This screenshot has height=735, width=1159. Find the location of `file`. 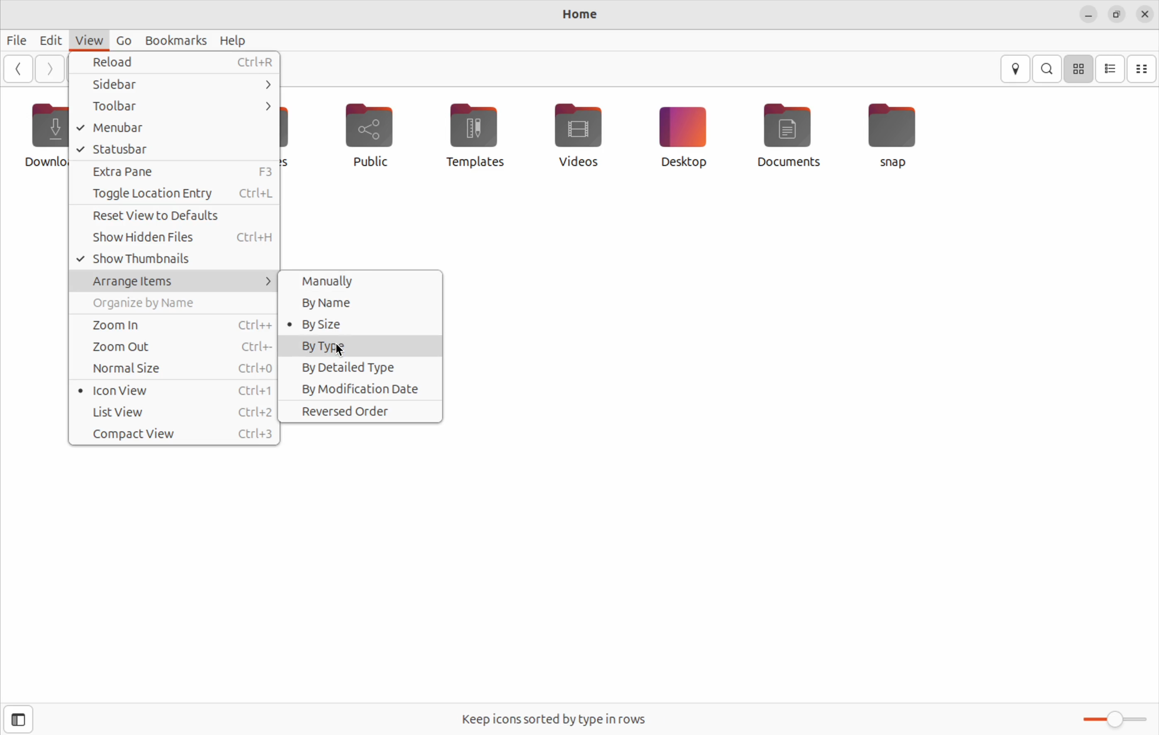

file is located at coordinates (14, 39).